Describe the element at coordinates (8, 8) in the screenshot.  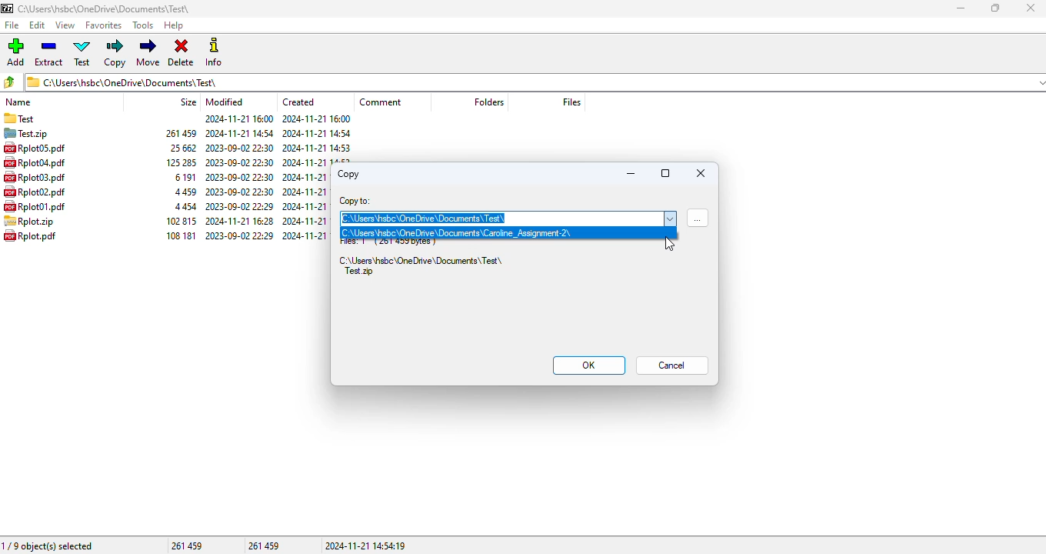
I see `logo` at that location.